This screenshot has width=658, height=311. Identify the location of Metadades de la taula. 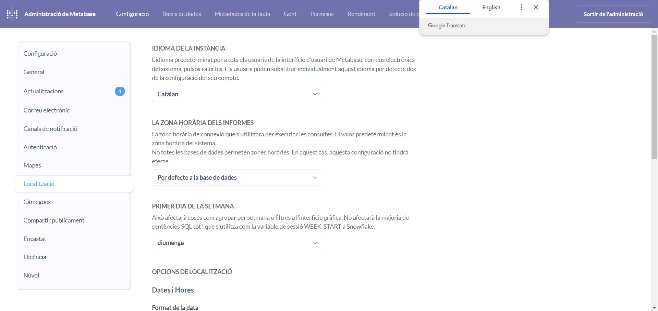
(246, 14).